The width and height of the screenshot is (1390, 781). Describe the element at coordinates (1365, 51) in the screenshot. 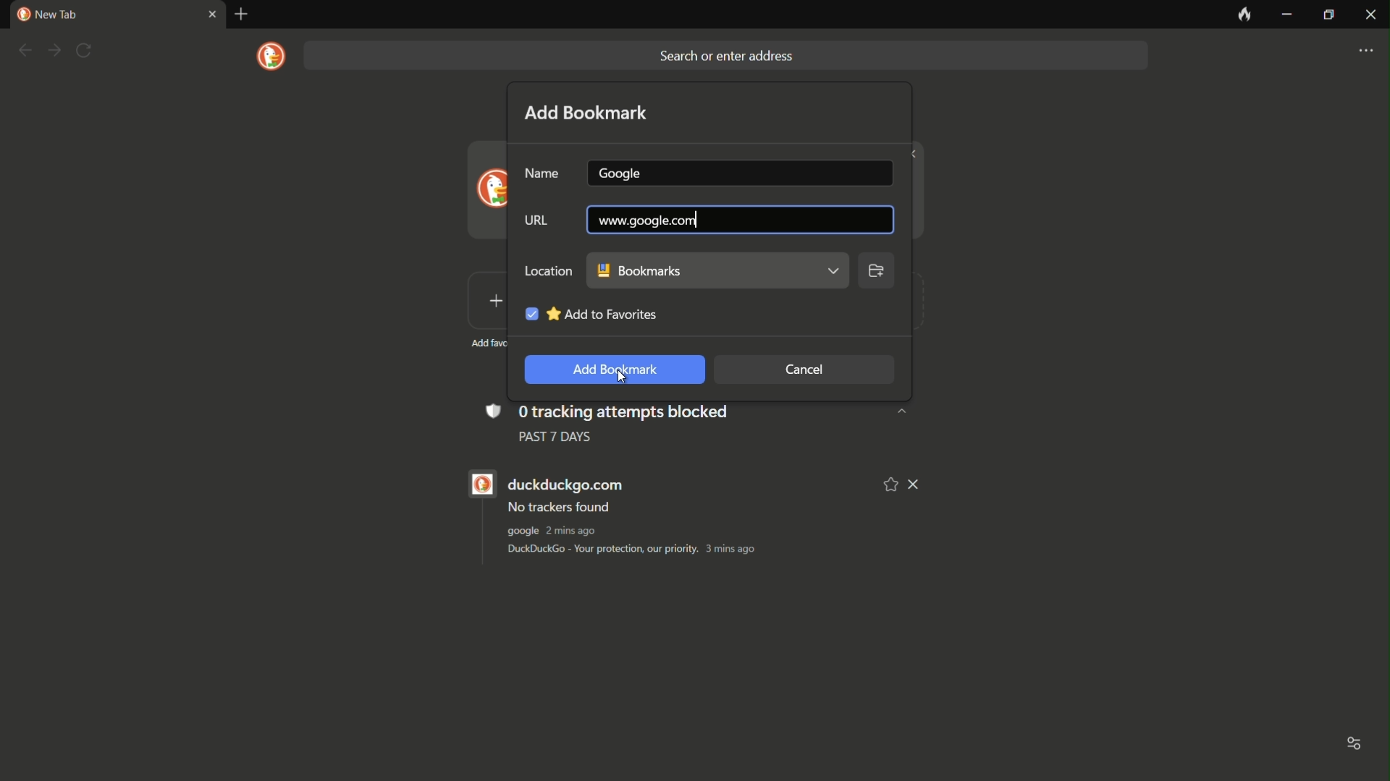

I see `settings` at that location.